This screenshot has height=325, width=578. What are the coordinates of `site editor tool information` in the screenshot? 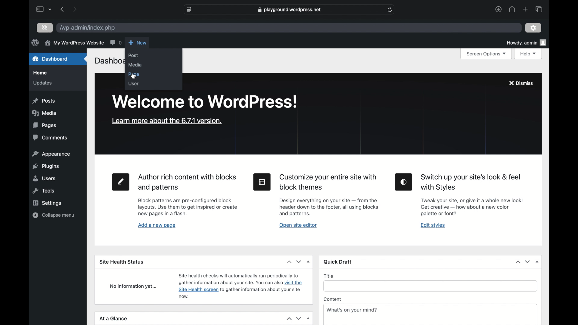 It's located at (329, 208).